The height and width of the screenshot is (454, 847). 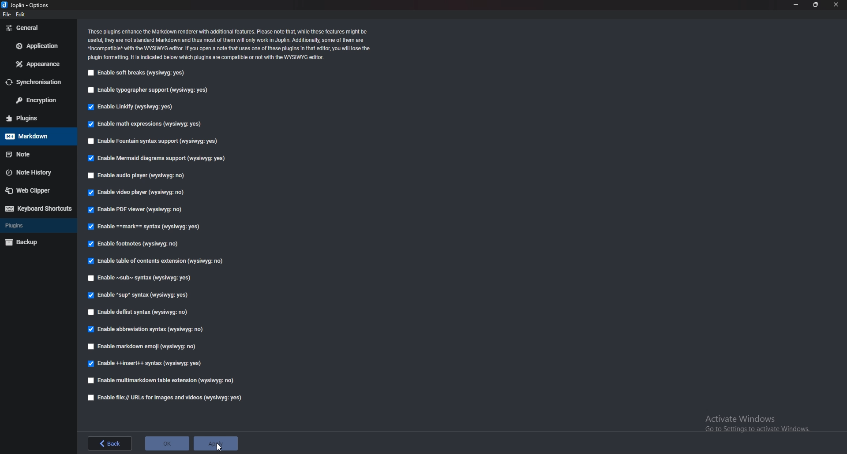 What do you see at coordinates (39, 172) in the screenshot?
I see `Note history` at bounding box center [39, 172].